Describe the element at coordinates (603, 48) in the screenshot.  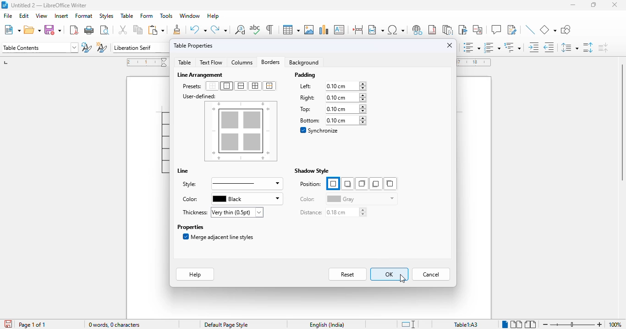
I see `decrease paragraph spacing` at that location.